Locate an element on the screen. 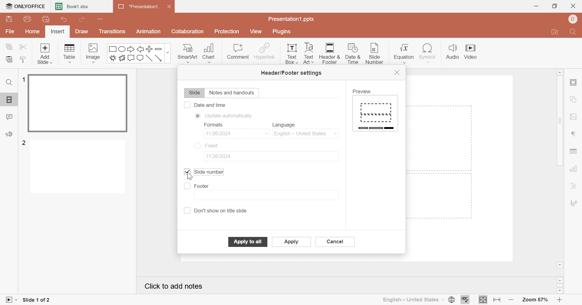  Fixed is located at coordinates (214, 146).